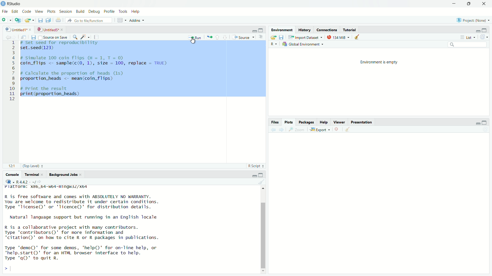 This screenshot has height=276, width=492. I want to click on hide document outline, so click(262, 37).